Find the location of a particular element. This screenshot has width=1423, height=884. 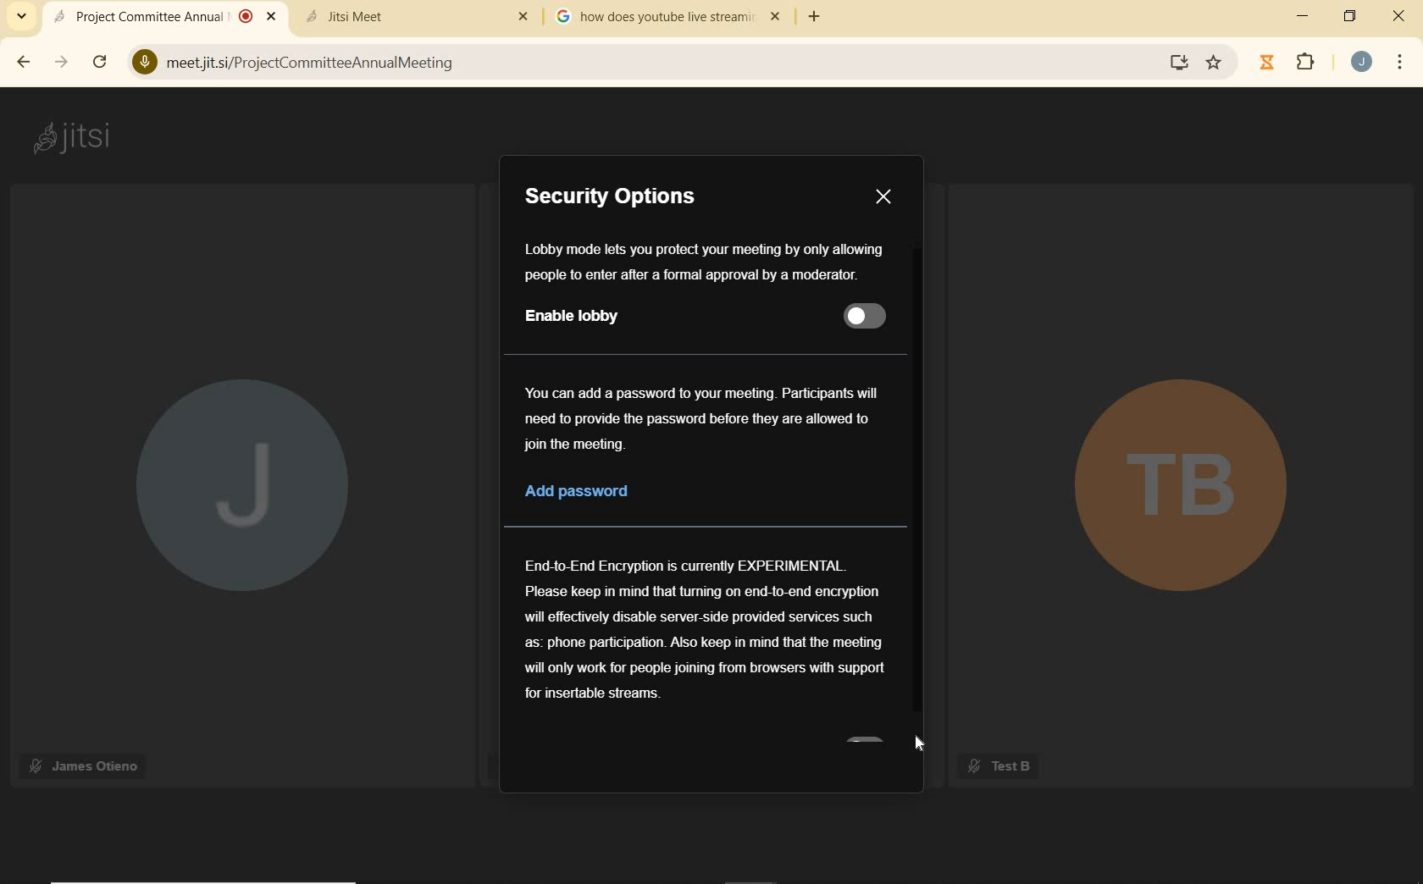

TB is located at coordinates (1179, 485).